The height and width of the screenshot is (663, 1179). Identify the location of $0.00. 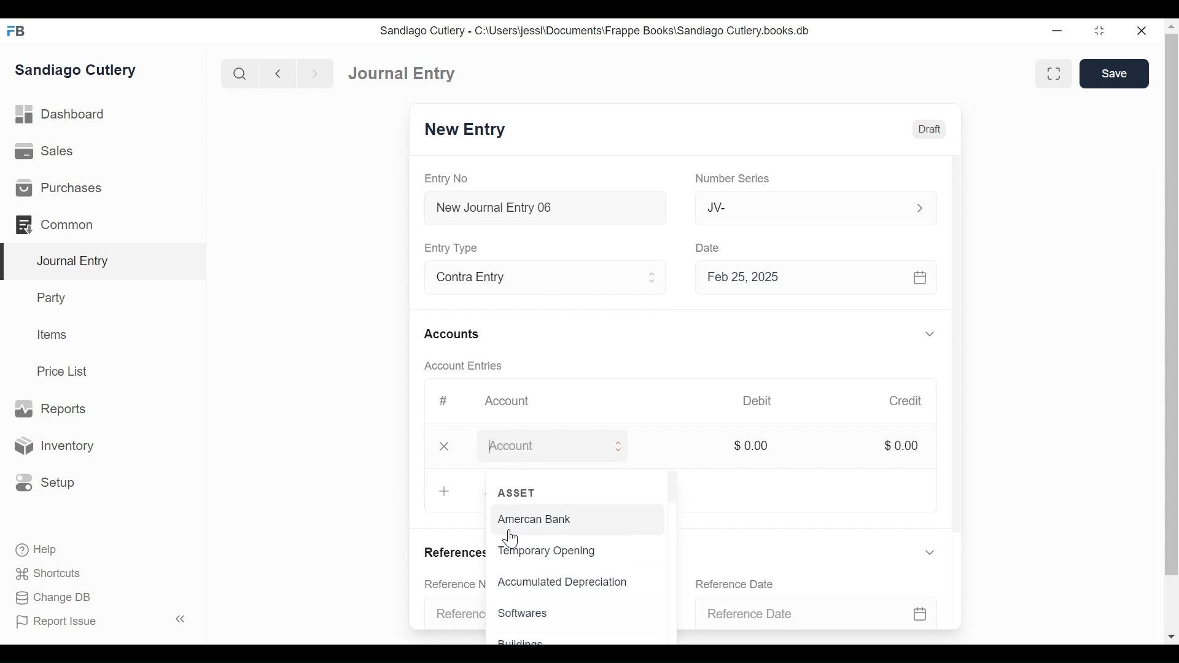
(901, 445).